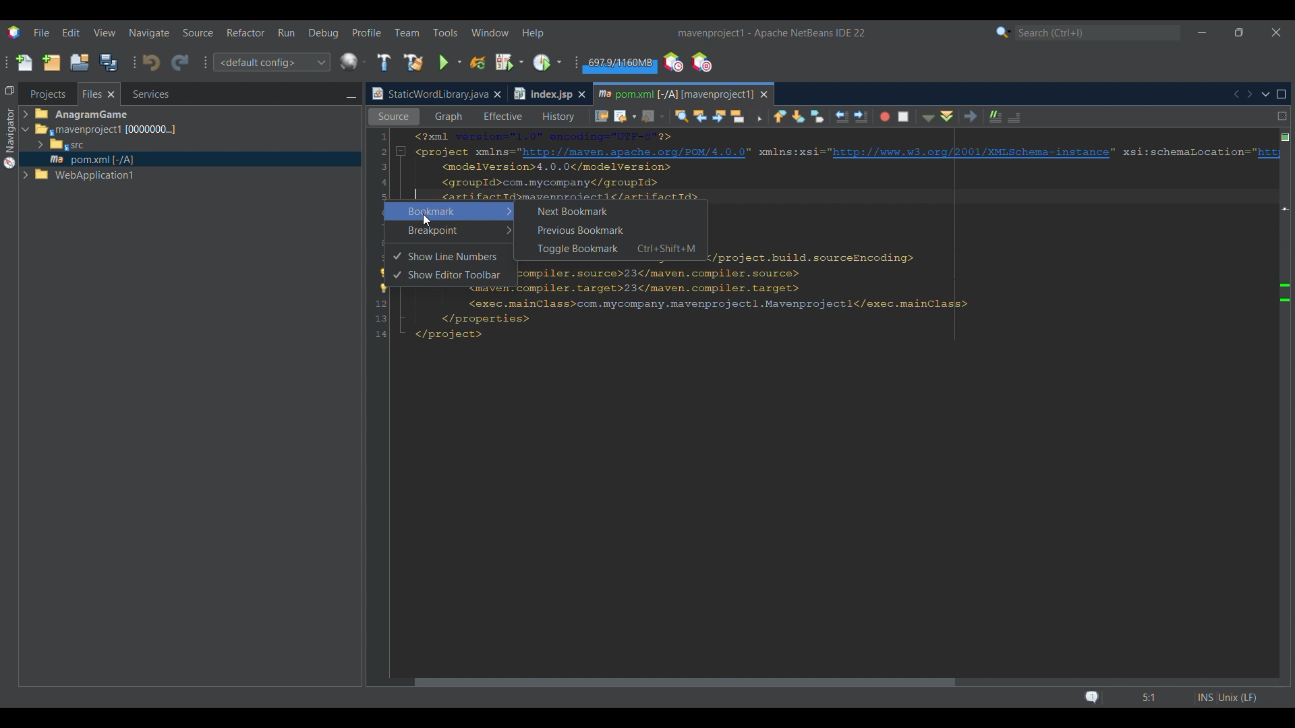  What do you see at coordinates (1282, 94) in the screenshot?
I see `Maximize` at bounding box center [1282, 94].